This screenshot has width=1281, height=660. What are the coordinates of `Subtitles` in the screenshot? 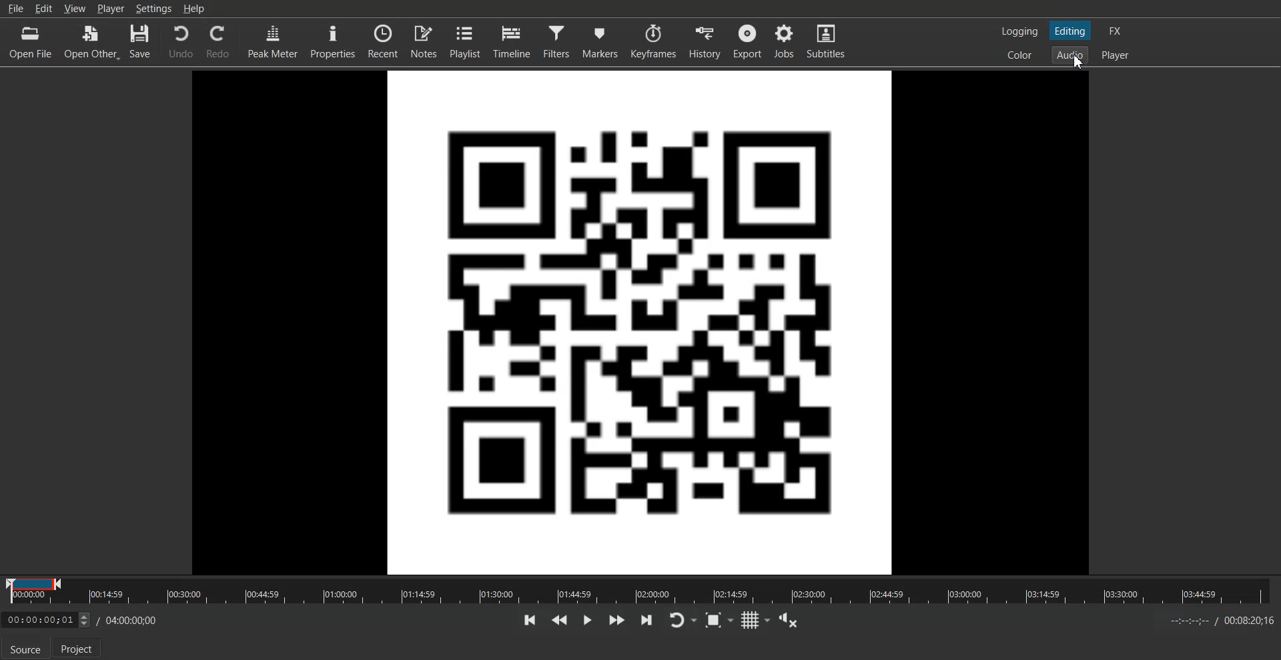 It's located at (826, 41).